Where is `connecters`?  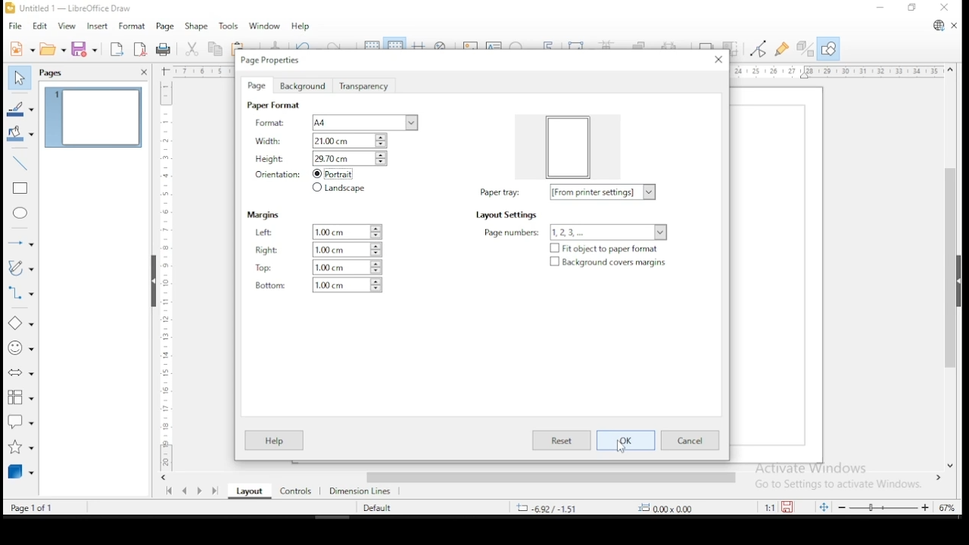
connecters is located at coordinates (20, 294).